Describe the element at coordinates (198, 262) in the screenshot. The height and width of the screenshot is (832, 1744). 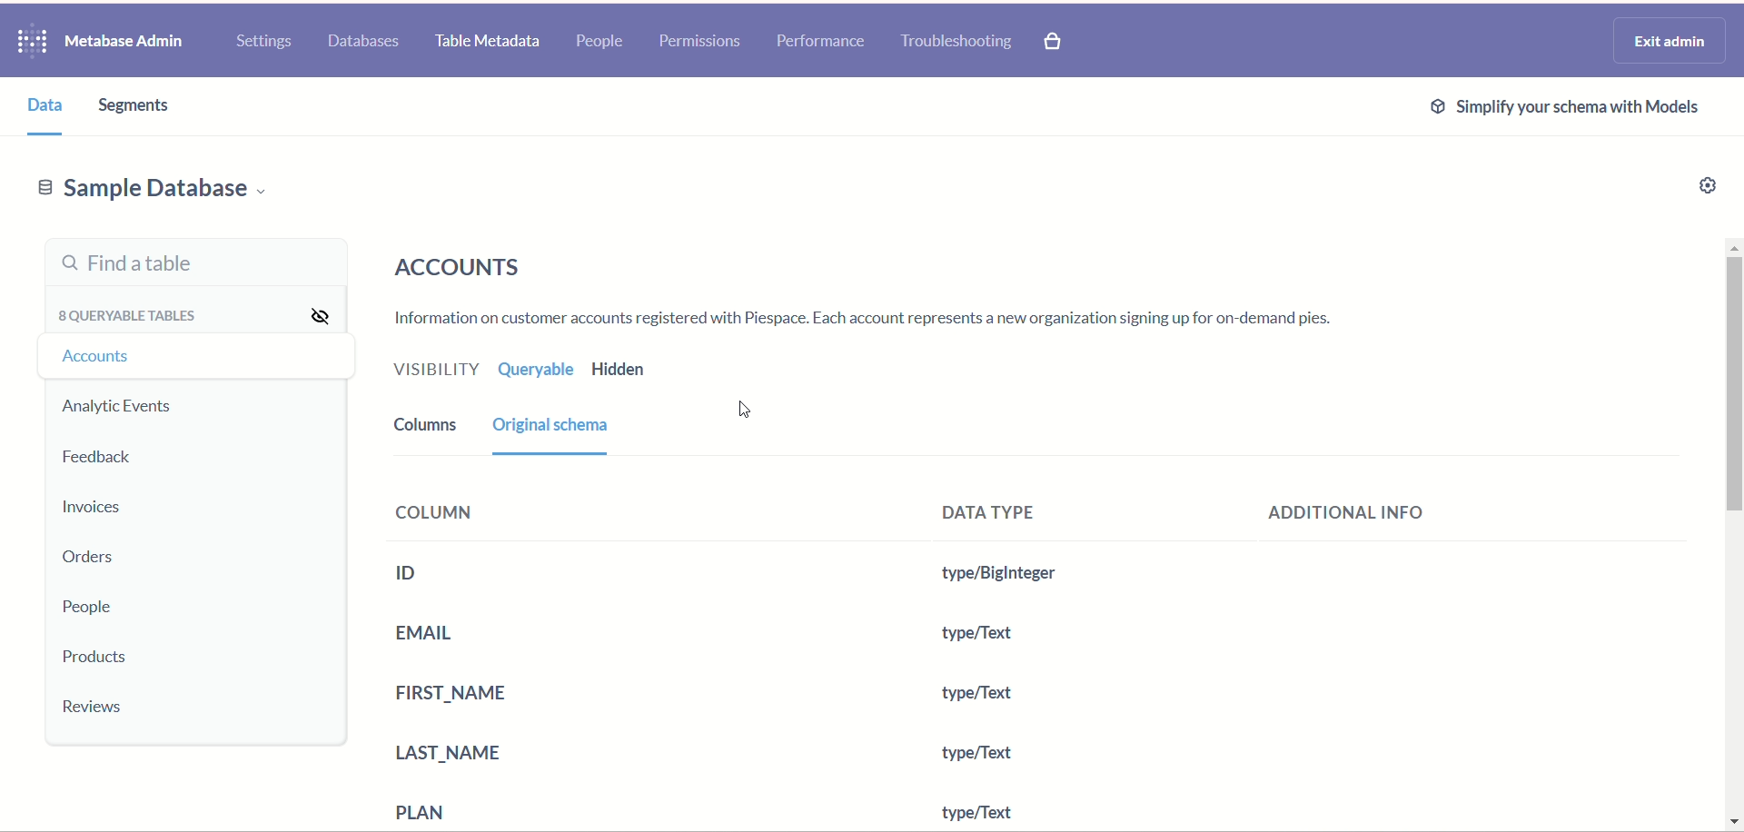
I see `find a table` at that location.